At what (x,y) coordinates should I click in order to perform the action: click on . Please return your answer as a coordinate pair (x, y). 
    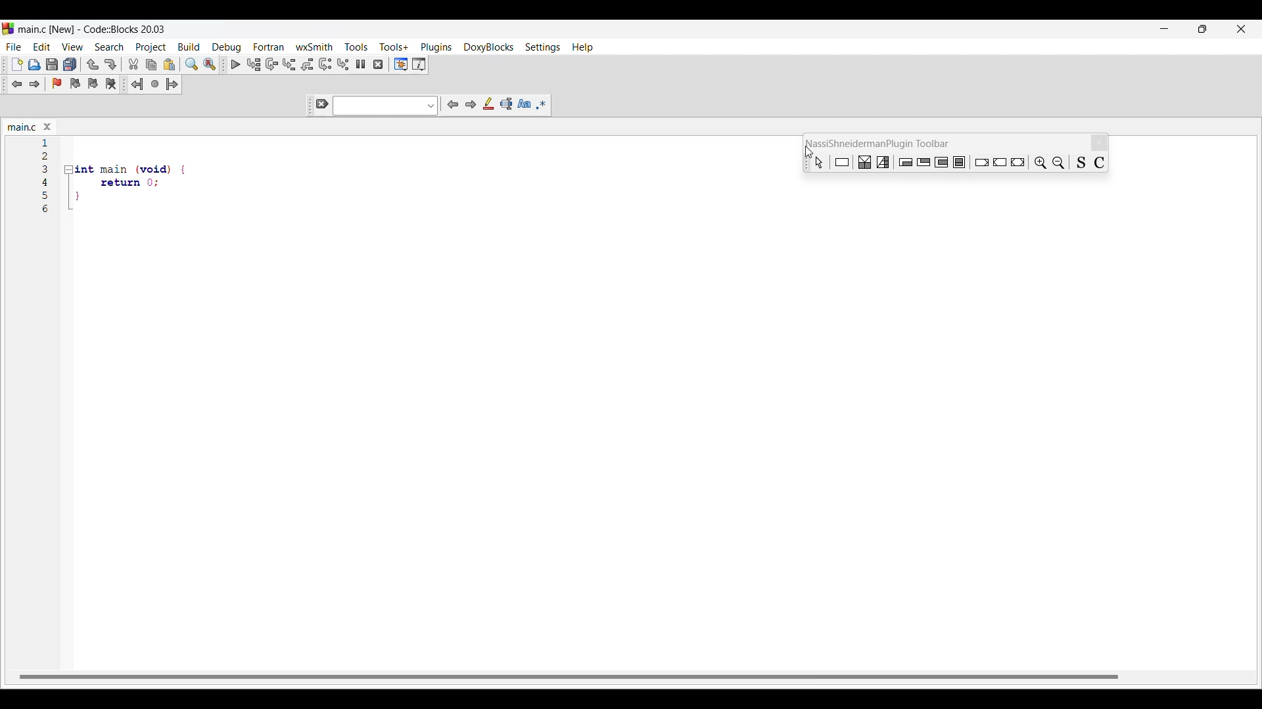
    Looking at the image, I should click on (47, 195).